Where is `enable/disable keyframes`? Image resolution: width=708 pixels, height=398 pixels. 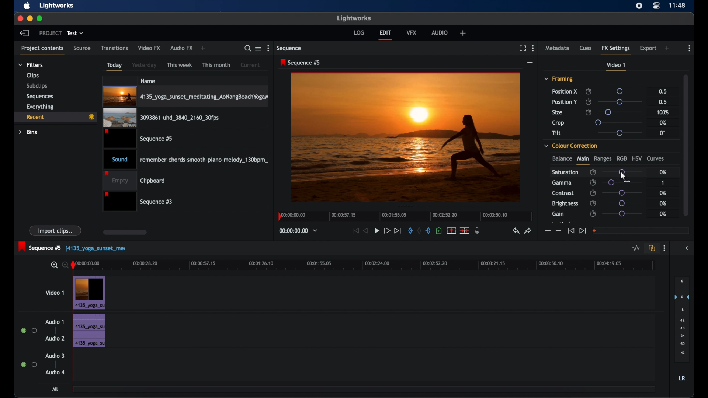
enable/disable keyframes is located at coordinates (593, 182).